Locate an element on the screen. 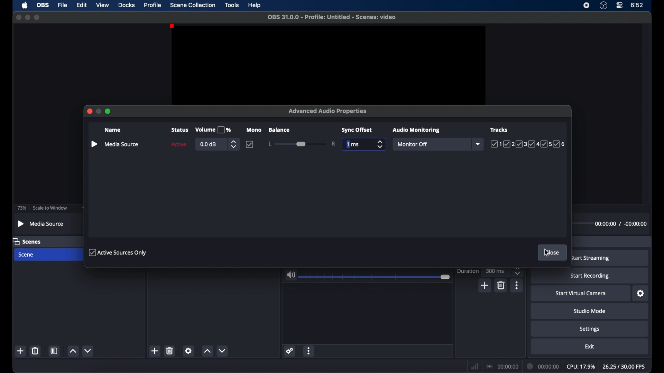 This screenshot has height=373, width=664. filename is located at coordinates (332, 17).